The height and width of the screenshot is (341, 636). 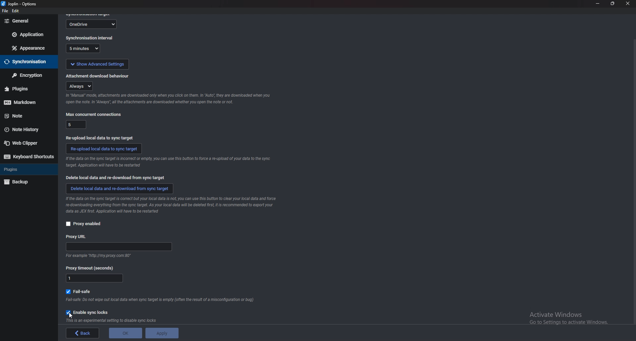 I want to click on fail safe, so click(x=81, y=291).